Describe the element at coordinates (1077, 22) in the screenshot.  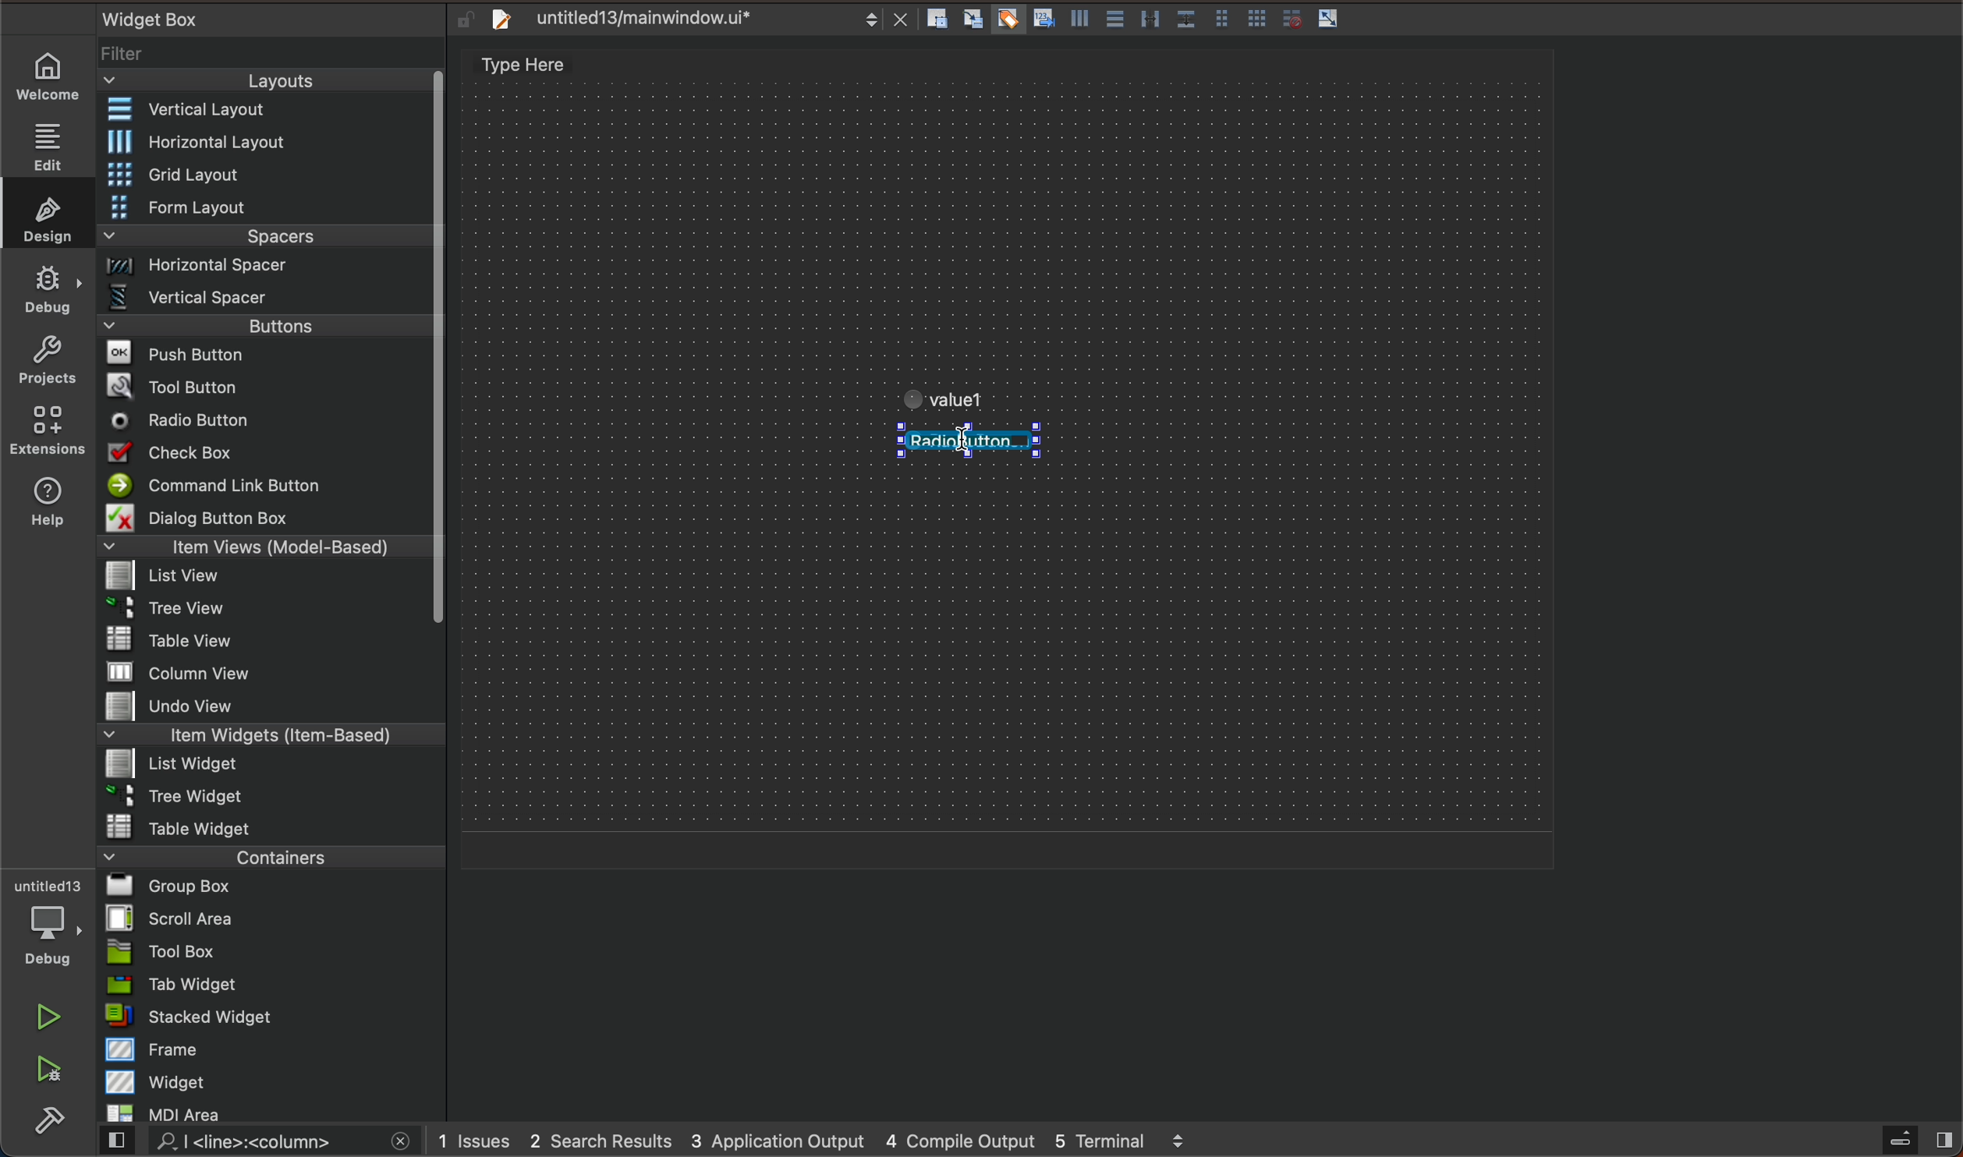
I see `` at that location.